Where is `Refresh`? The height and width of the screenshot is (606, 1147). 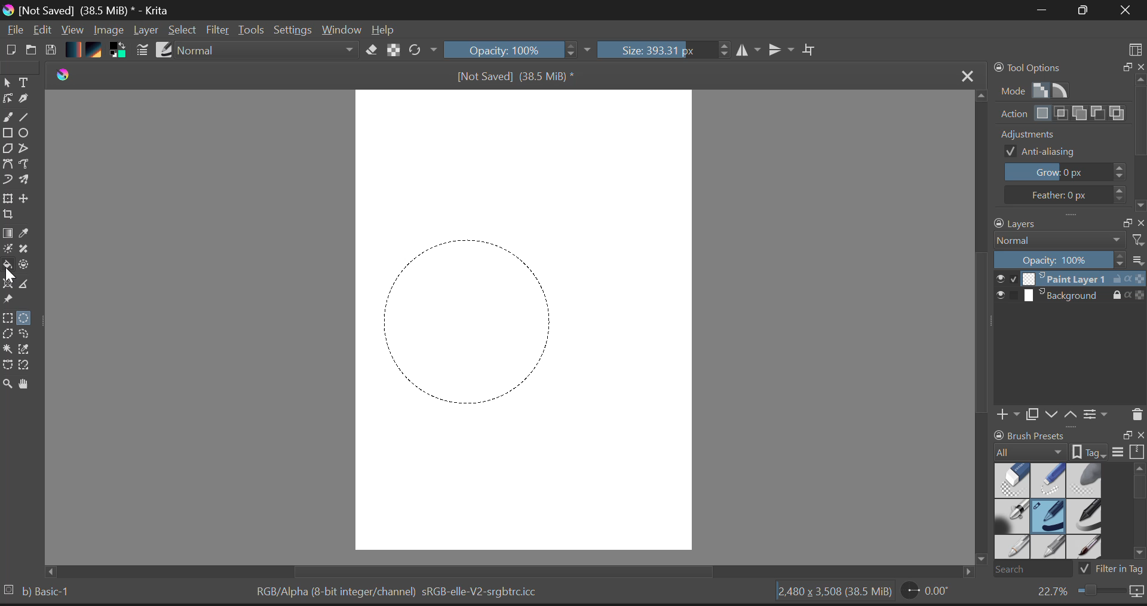 Refresh is located at coordinates (422, 51).